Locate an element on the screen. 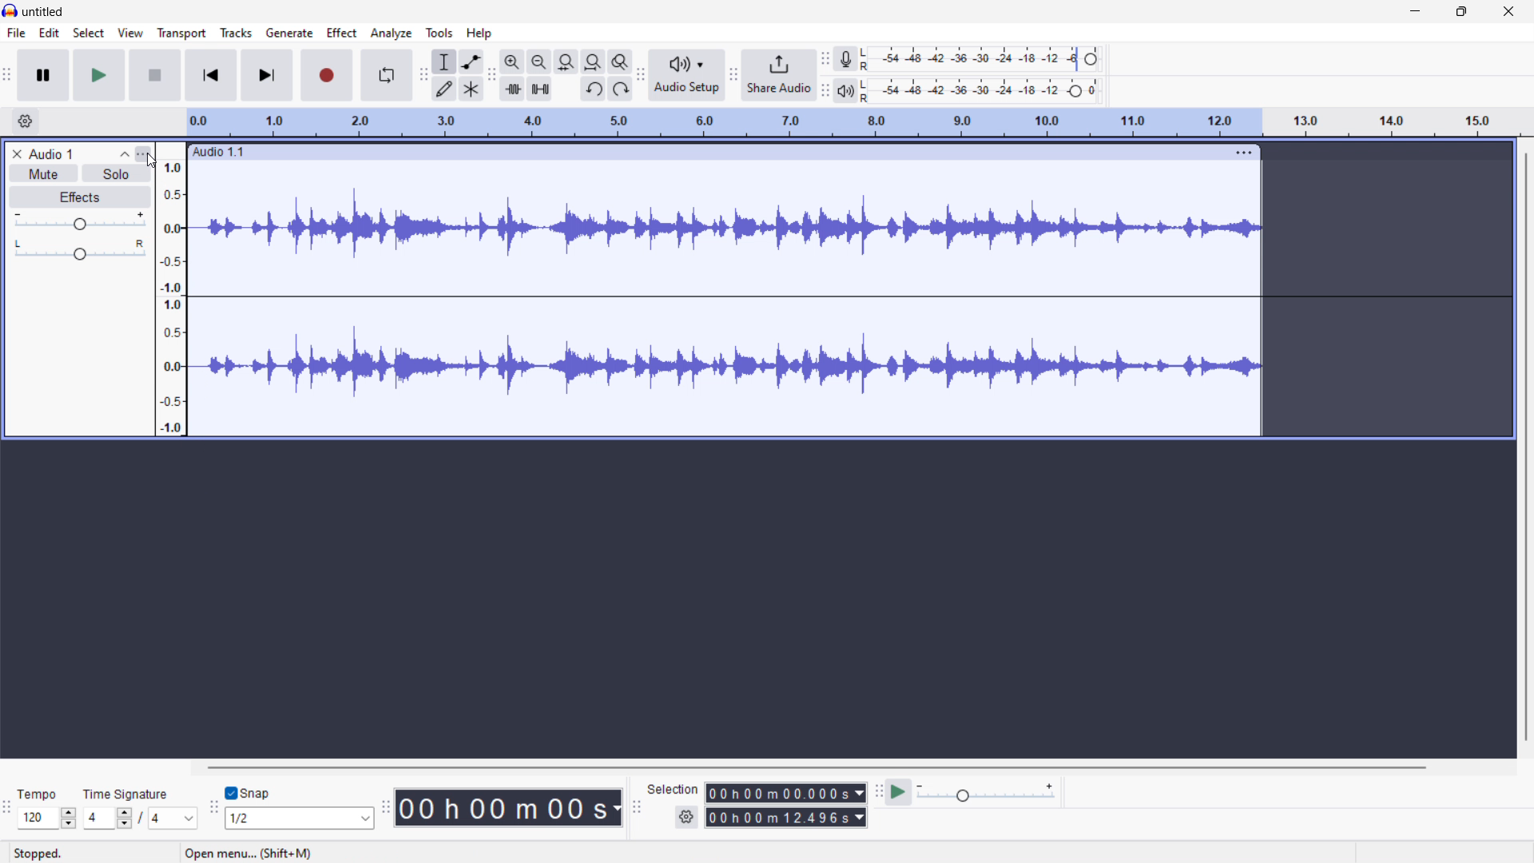 This screenshot has width=1534, height=863. time signature toolbar is located at coordinates (7, 812).